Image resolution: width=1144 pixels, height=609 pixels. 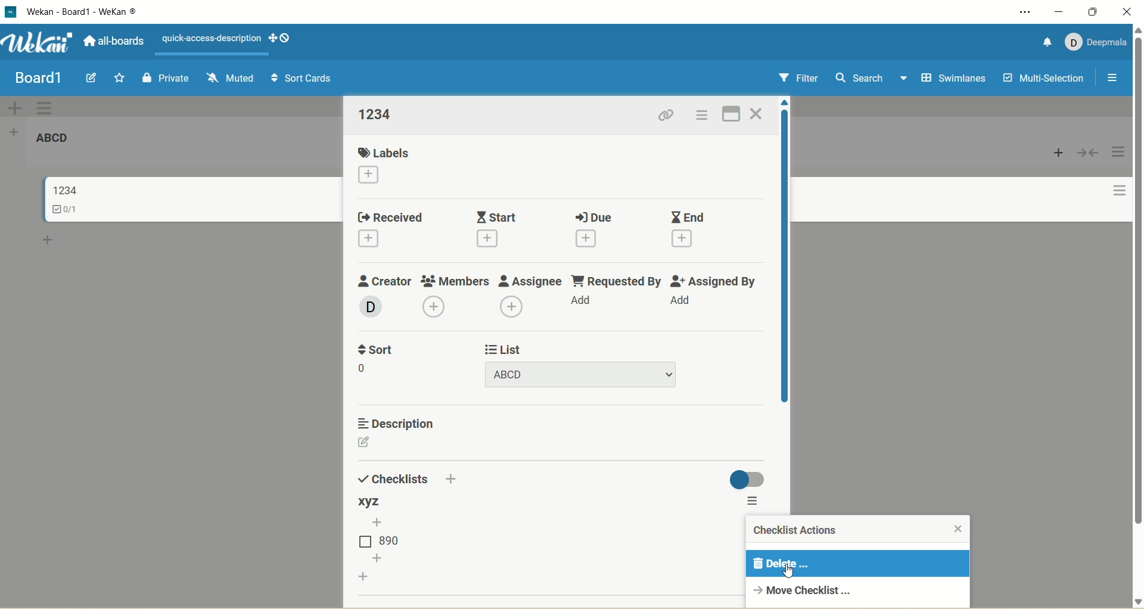 I want to click on search, so click(x=872, y=80).